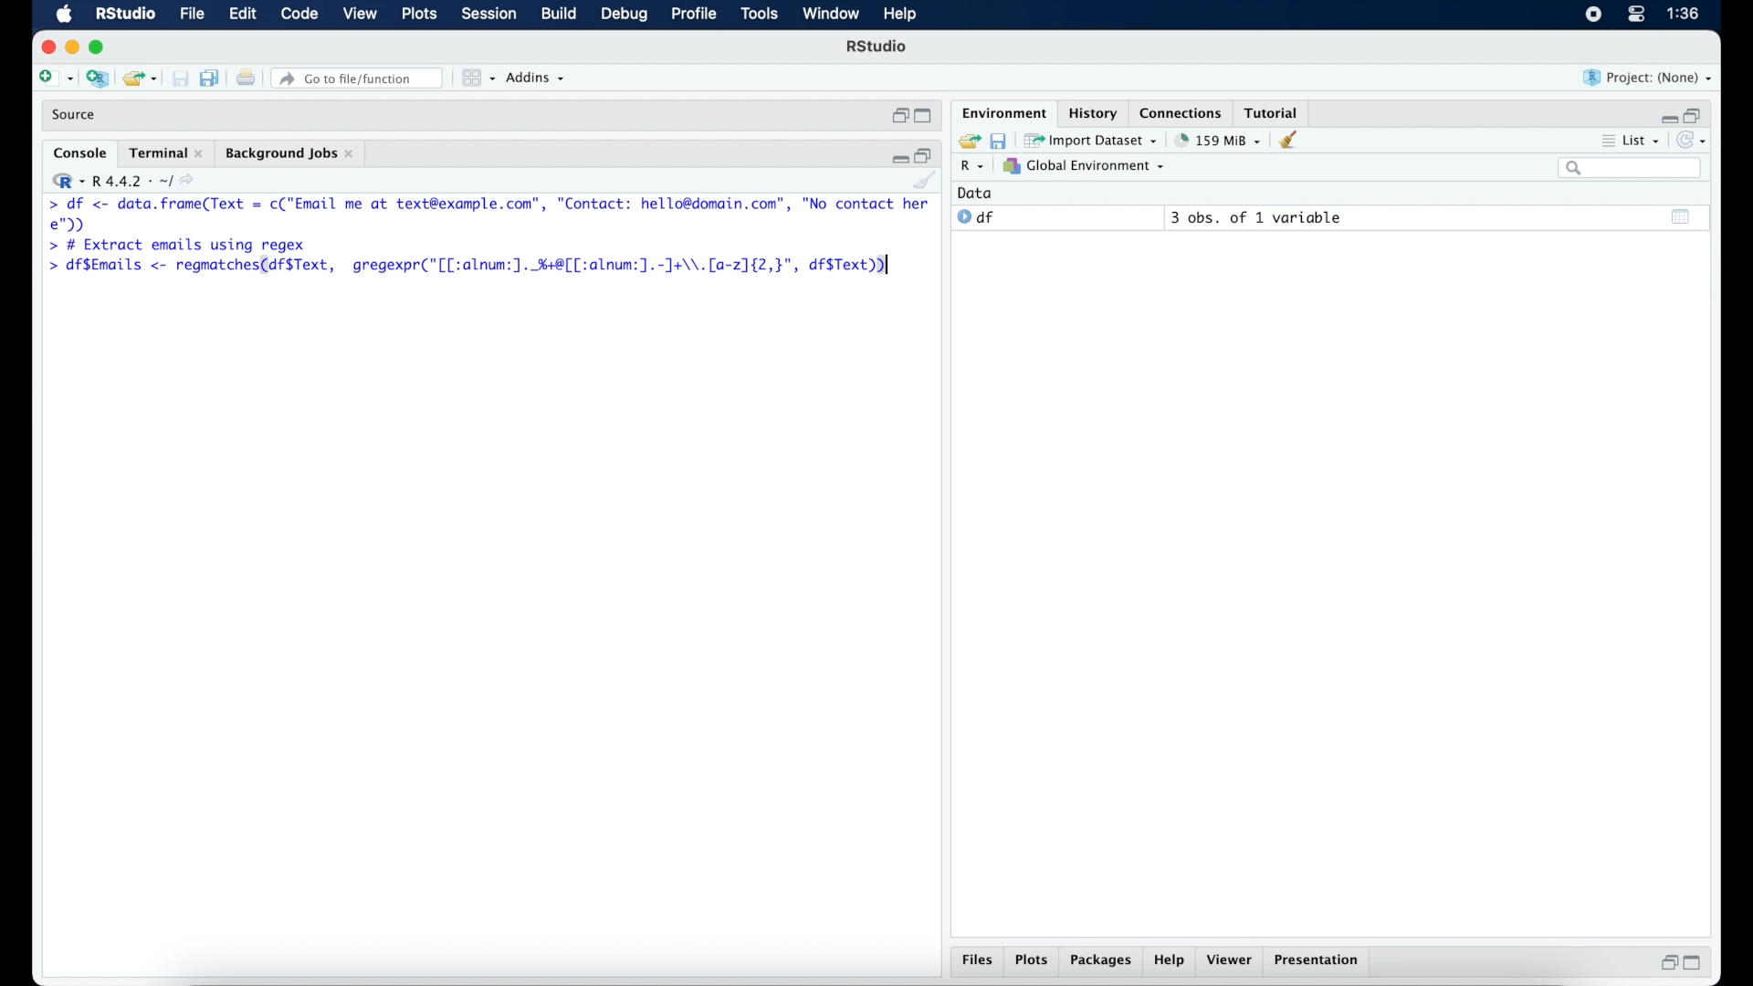 This screenshot has height=986, width=1753. What do you see at coordinates (969, 139) in the screenshot?
I see `load workspace` at bounding box center [969, 139].